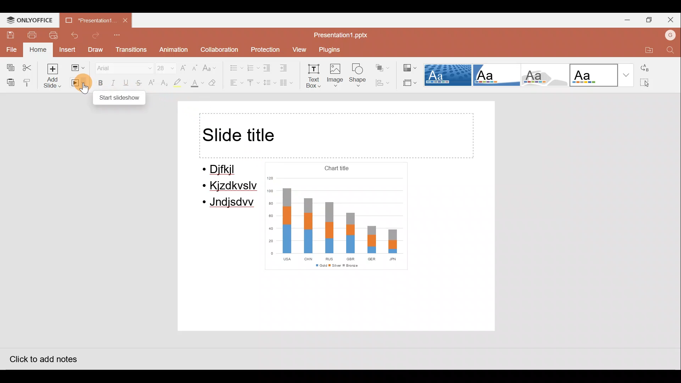 Image resolution: width=681 pixels, height=383 pixels. I want to click on Font name, so click(123, 67).